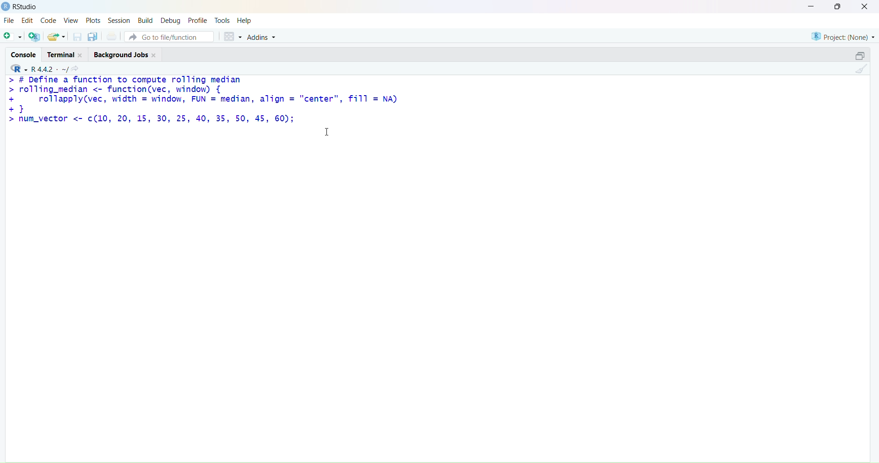 Image resolution: width=879 pixels, height=463 pixels. I want to click on help, so click(245, 21).